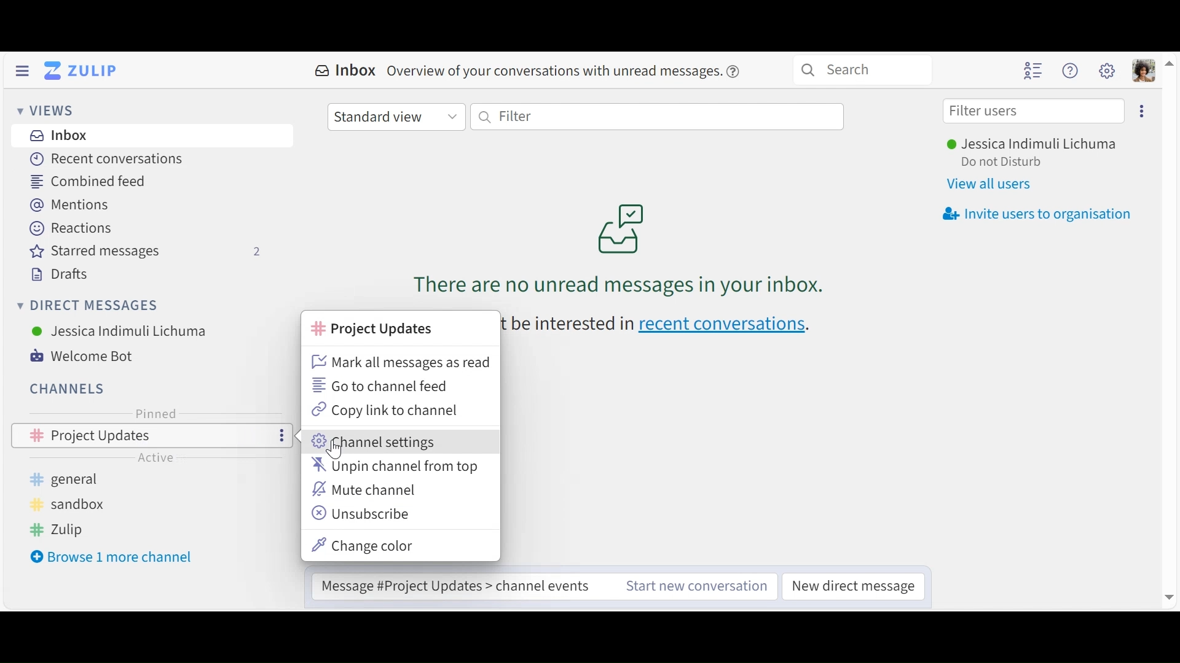  I want to click on Inbox, so click(58, 136).